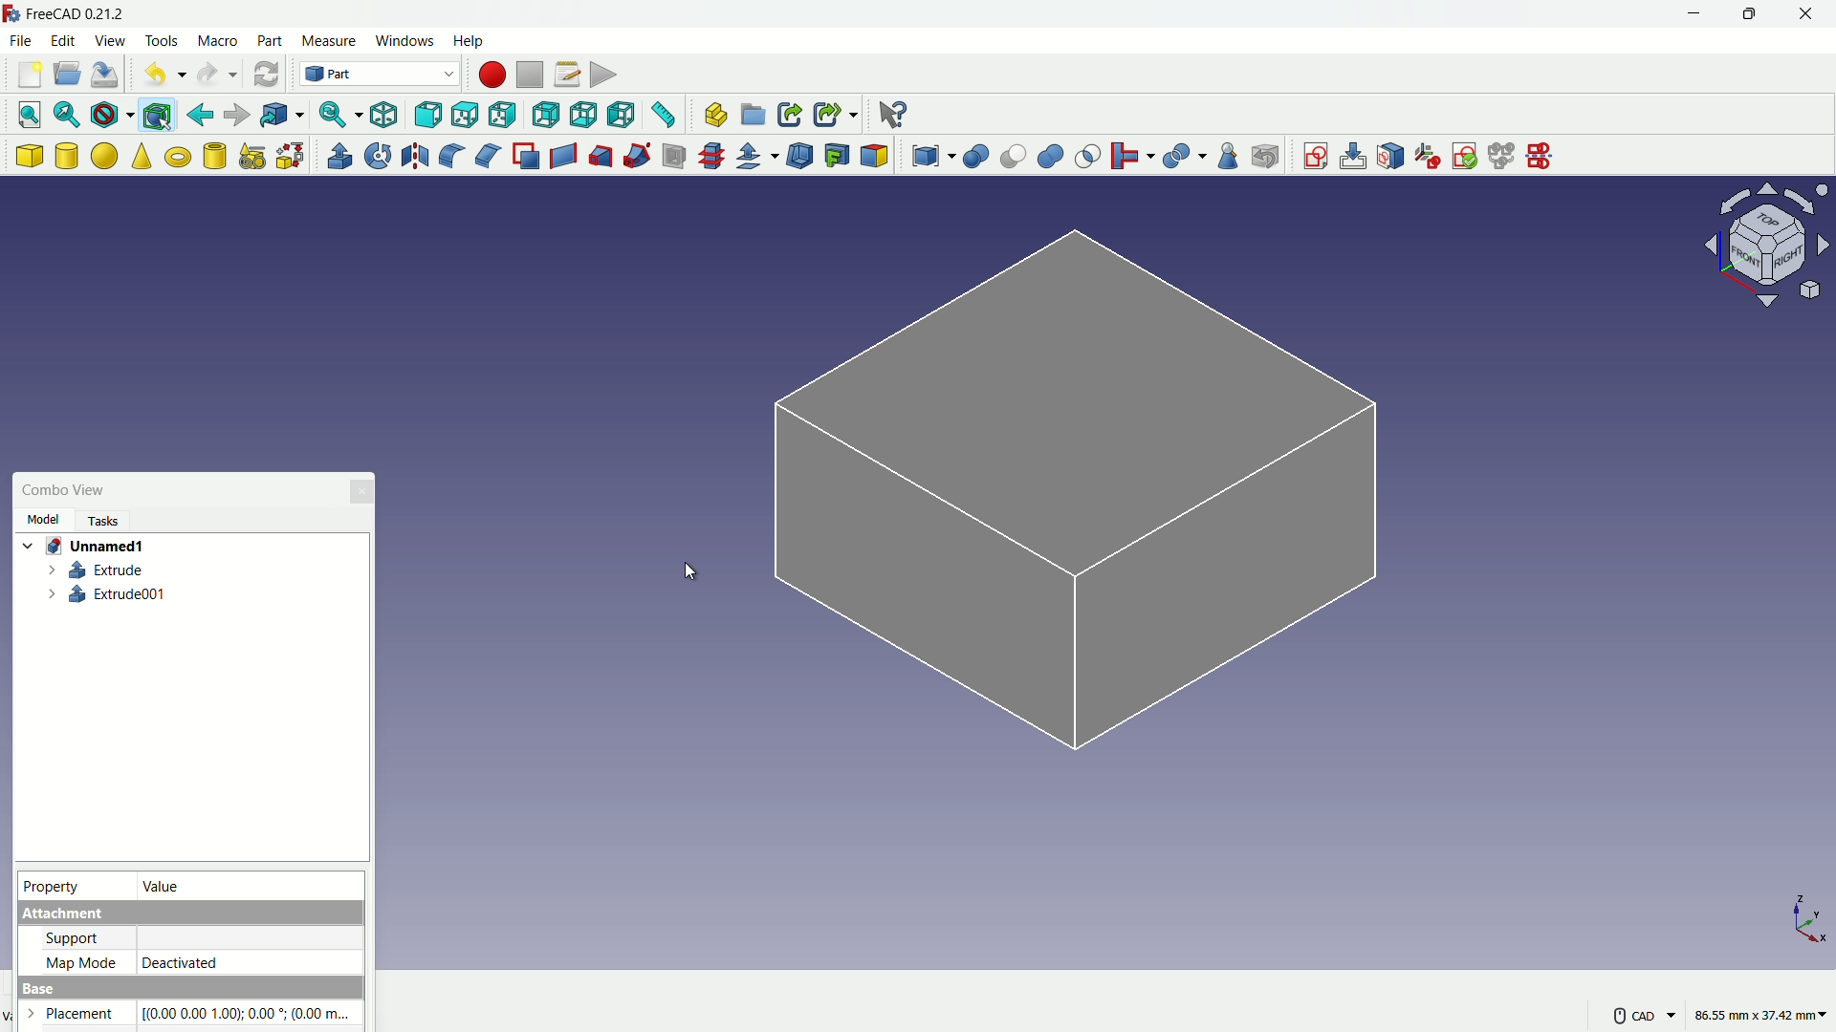 This screenshot has width=1836, height=1032. Describe the element at coordinates (29, 75) in the screenshot. I see `new file` at that location.